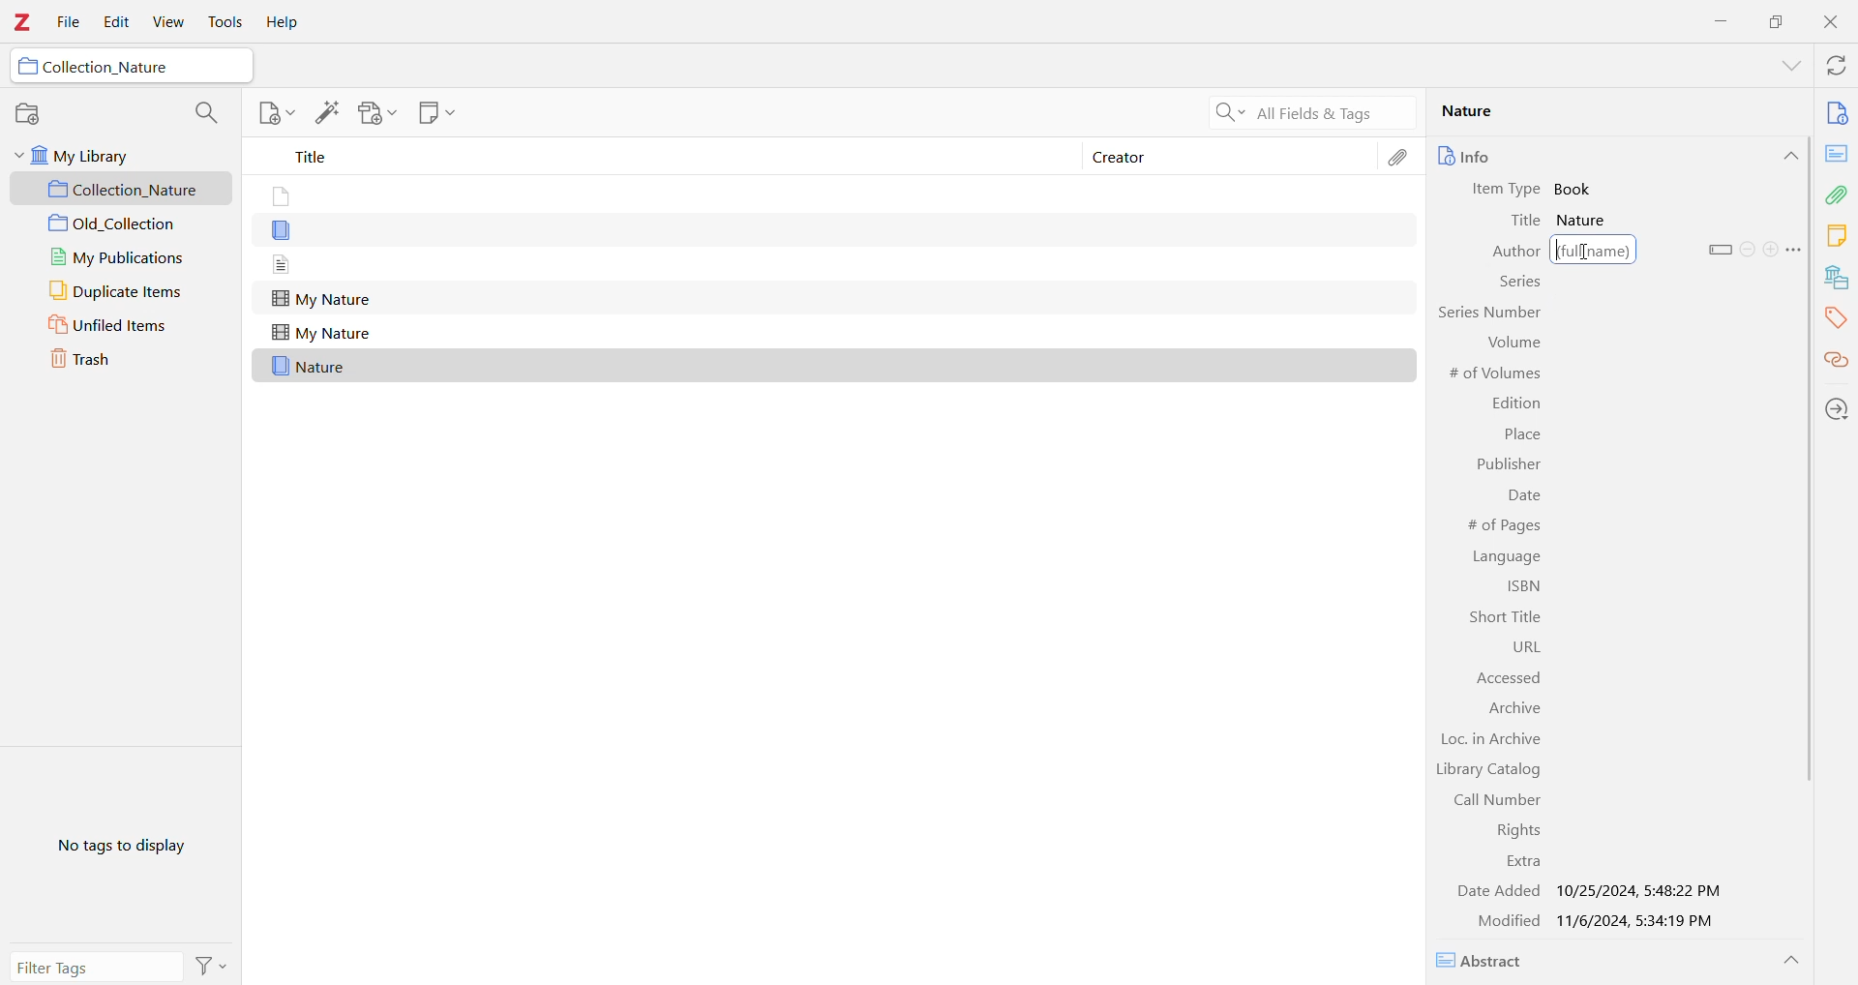 The image size is (1858, 985). I want to click on text cursor, so click(1589, 254).